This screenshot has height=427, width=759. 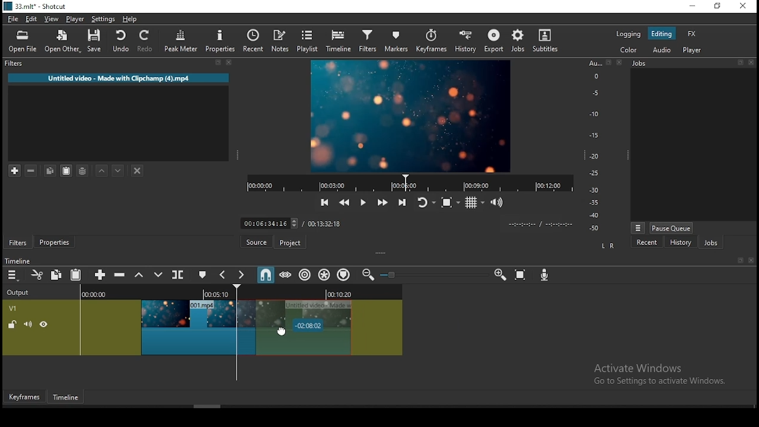 I want to click on ripple delete, so click(x=121, y=275).